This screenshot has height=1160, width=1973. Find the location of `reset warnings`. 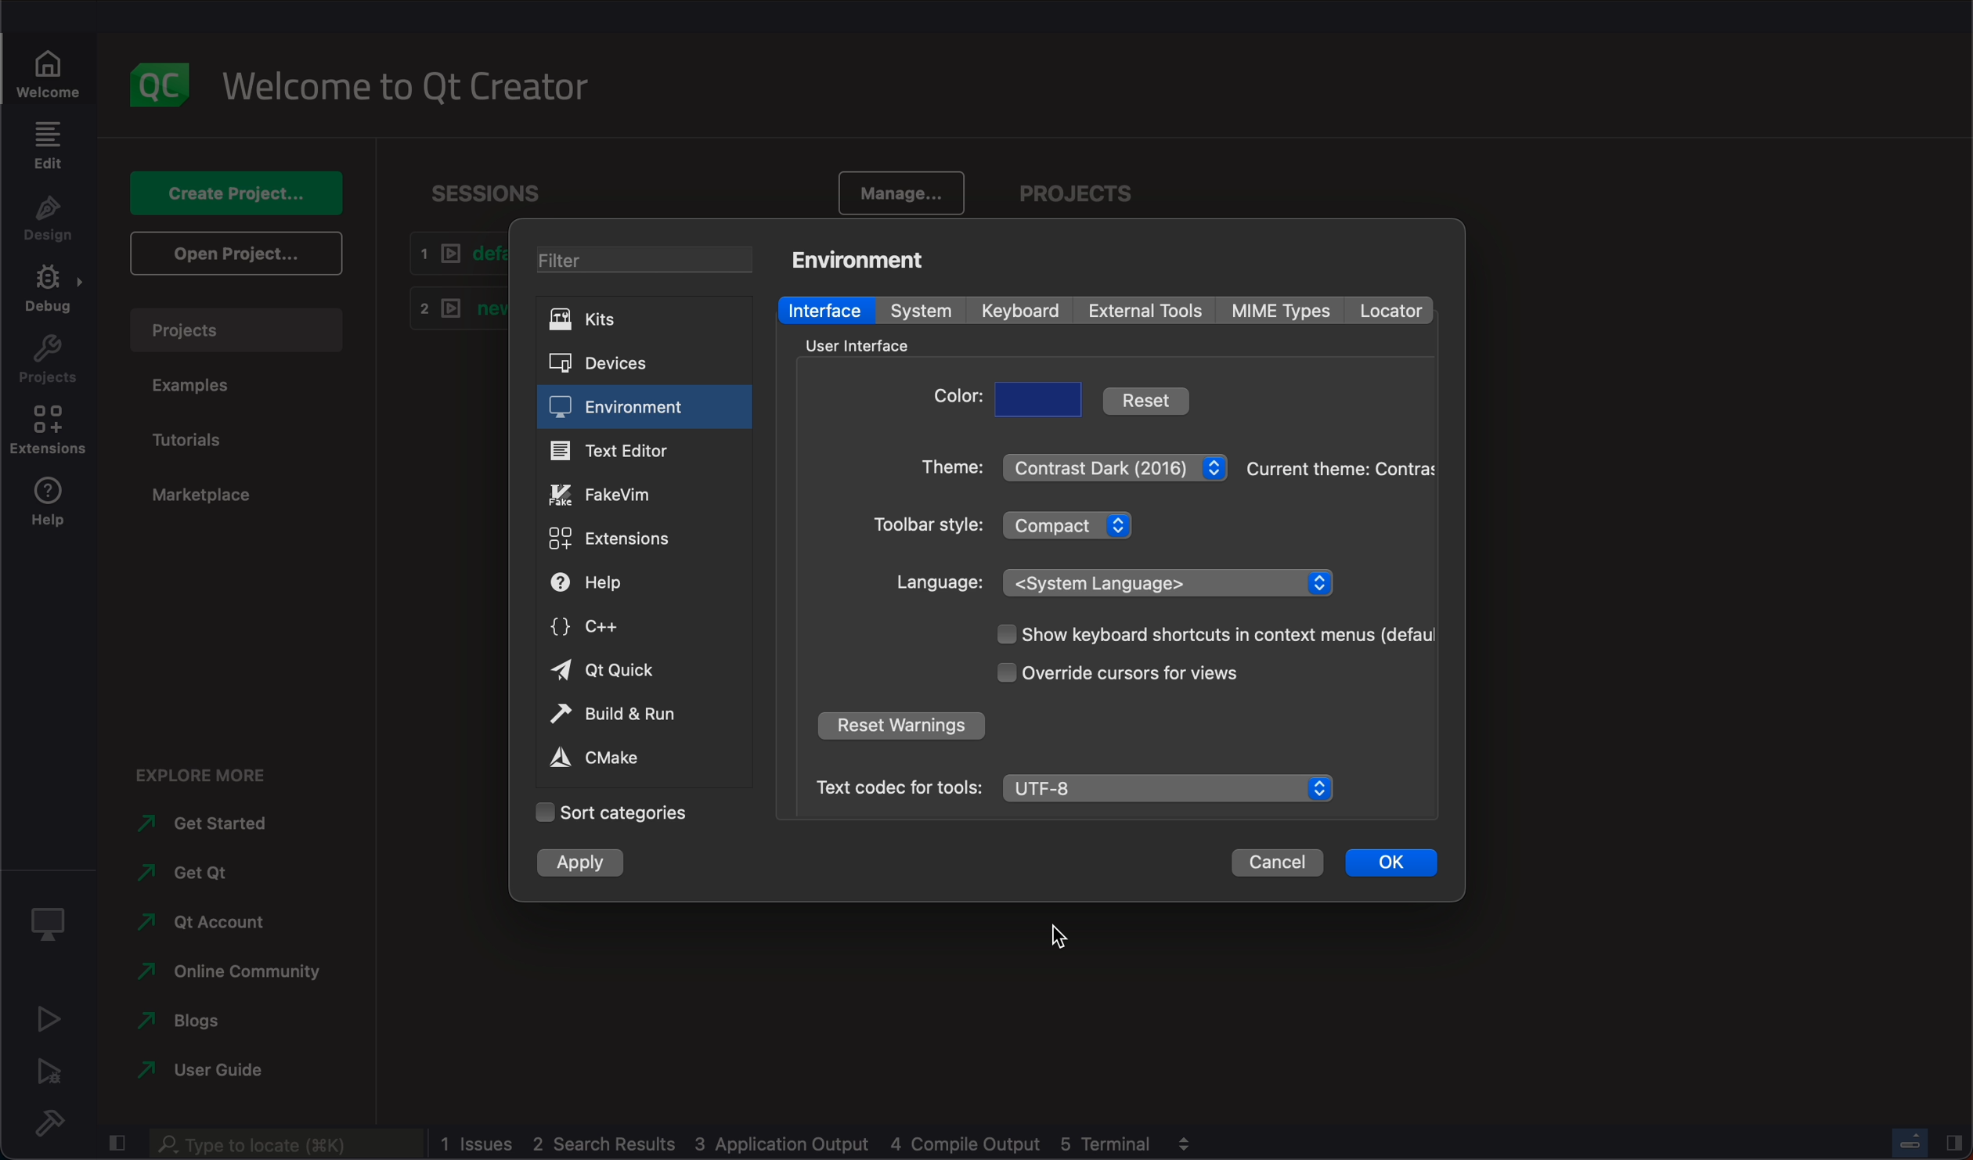

reset warnings is located at coordinates (900, 728).